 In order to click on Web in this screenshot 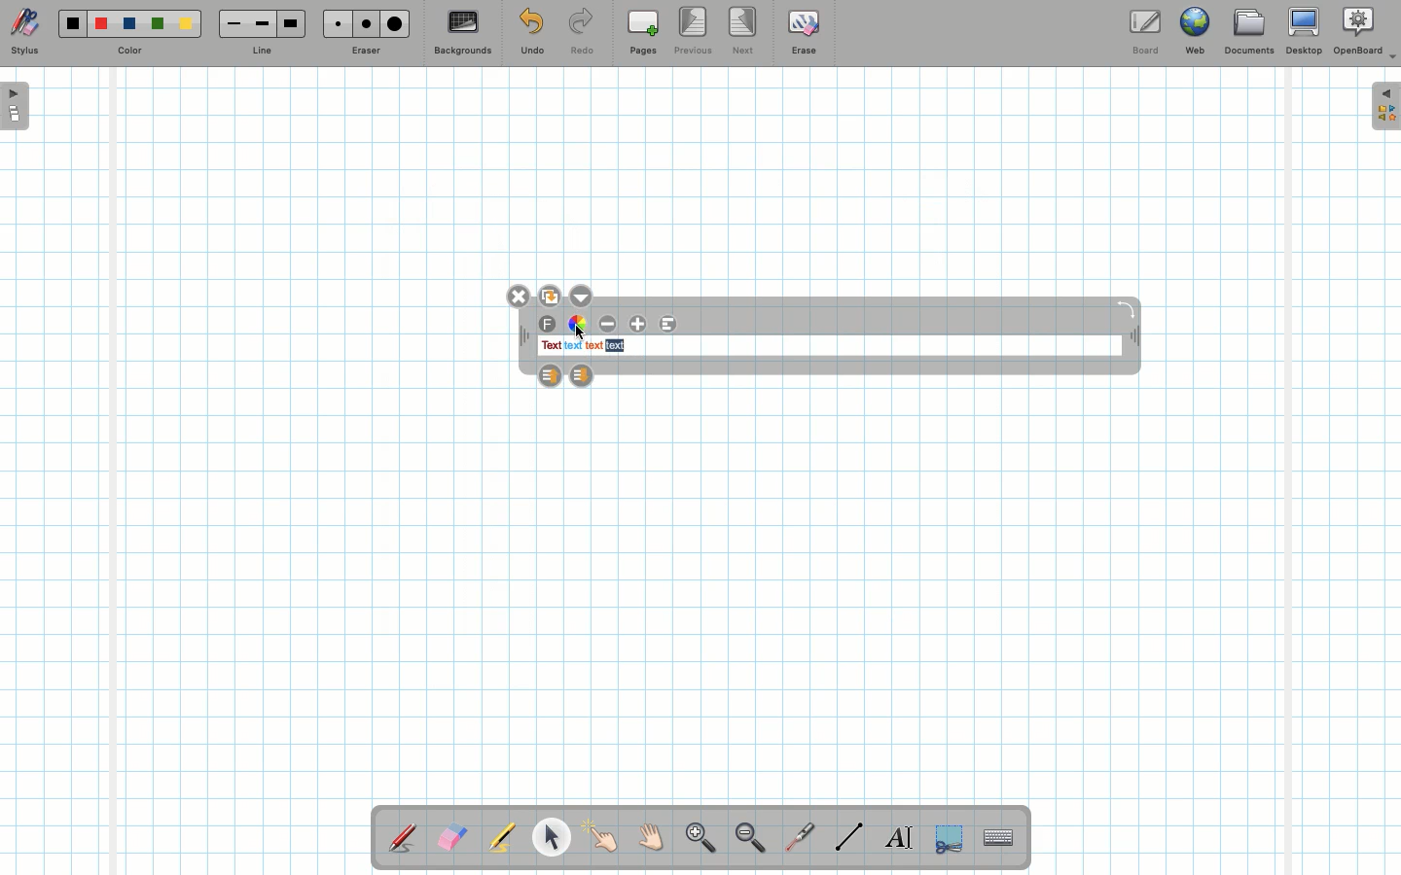, I will do `click(1194, 35)`.